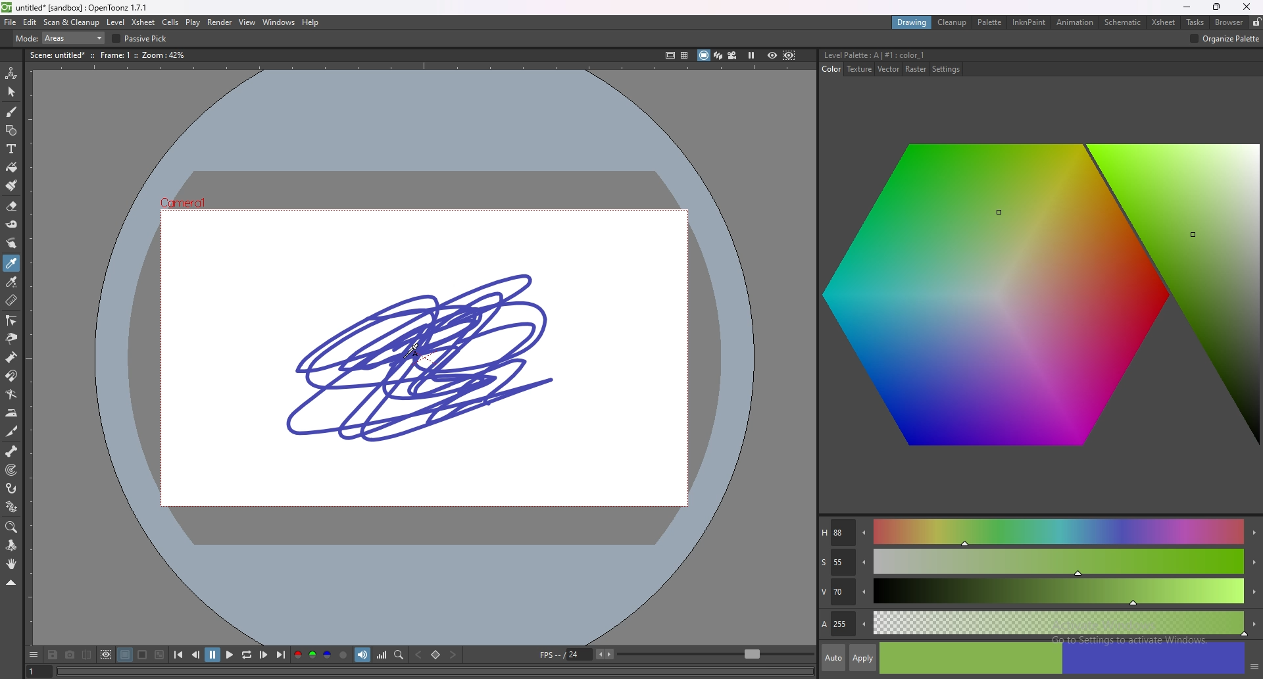 The width and height of the screenshot is (1263, 679). I want to click on save, so click(53, 655).